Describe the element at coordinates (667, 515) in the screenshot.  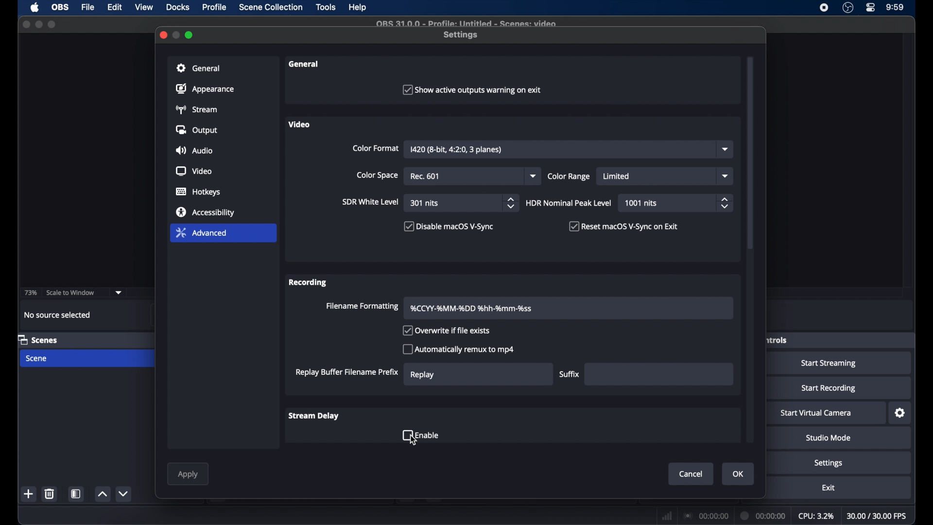
I see `network` at that location.